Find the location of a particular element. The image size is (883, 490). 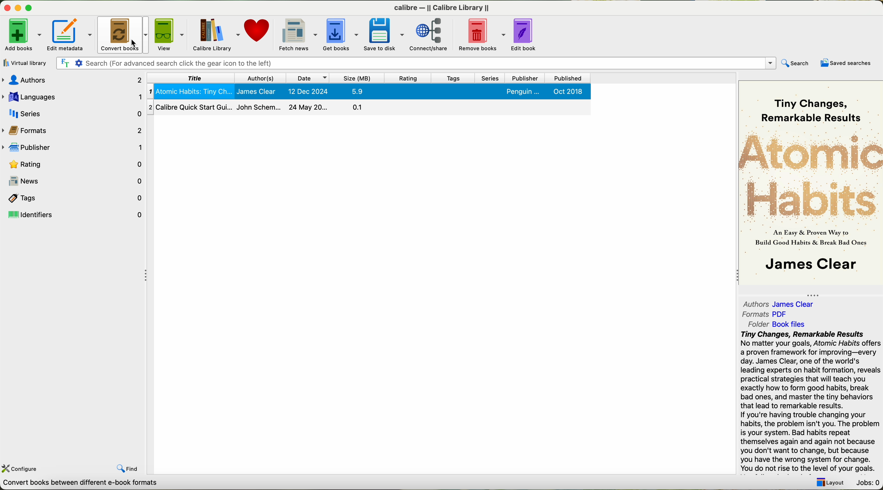

tags is located at coordinates (453, 79).